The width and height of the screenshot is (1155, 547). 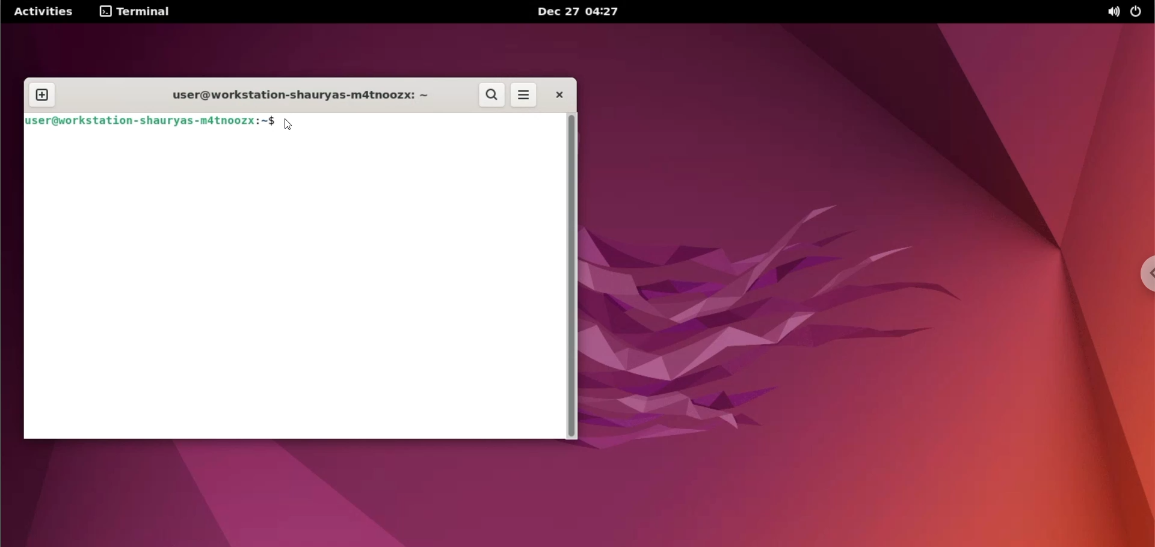 What do you see at coordinates (43, 96) in the screenshot?
I see `new tab` at bounding box center [43, 96].